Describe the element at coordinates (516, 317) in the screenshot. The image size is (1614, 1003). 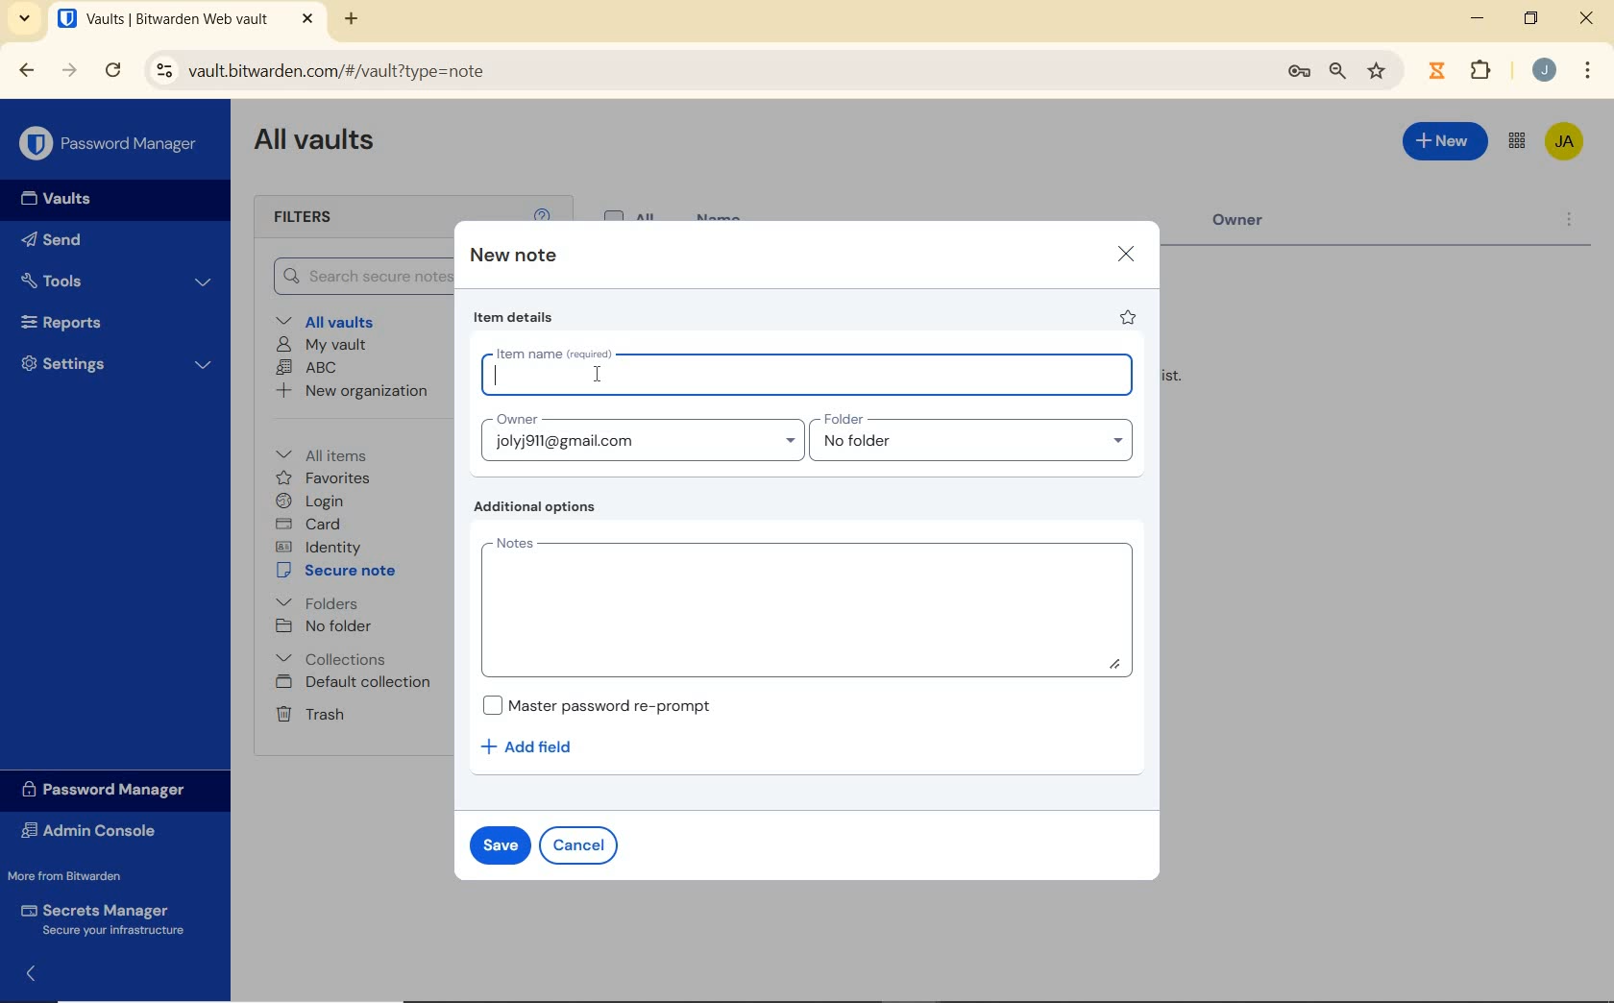
I see `item details` at that location.